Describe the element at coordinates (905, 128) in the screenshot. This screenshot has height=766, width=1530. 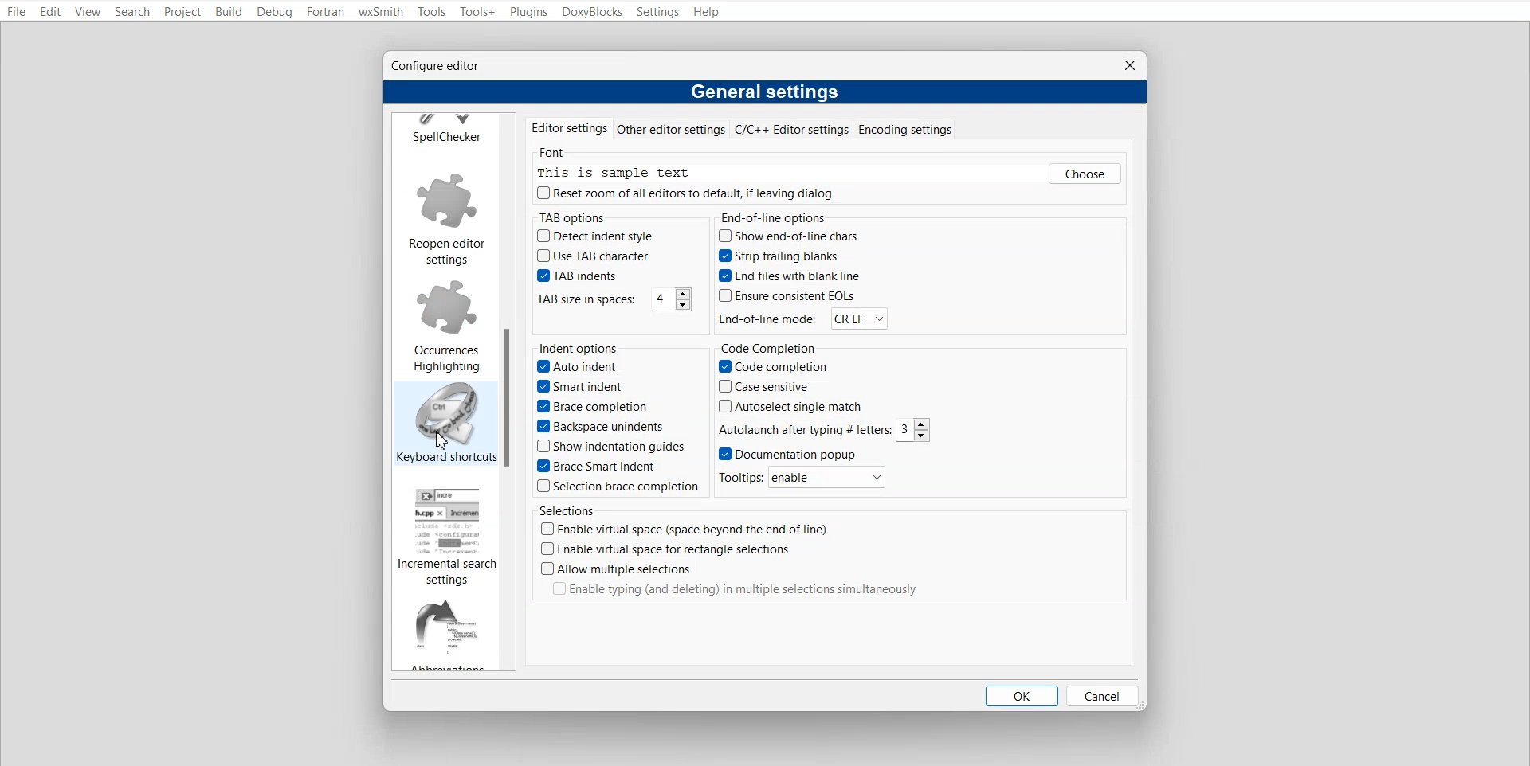
I see `Encoding settings` at that location.